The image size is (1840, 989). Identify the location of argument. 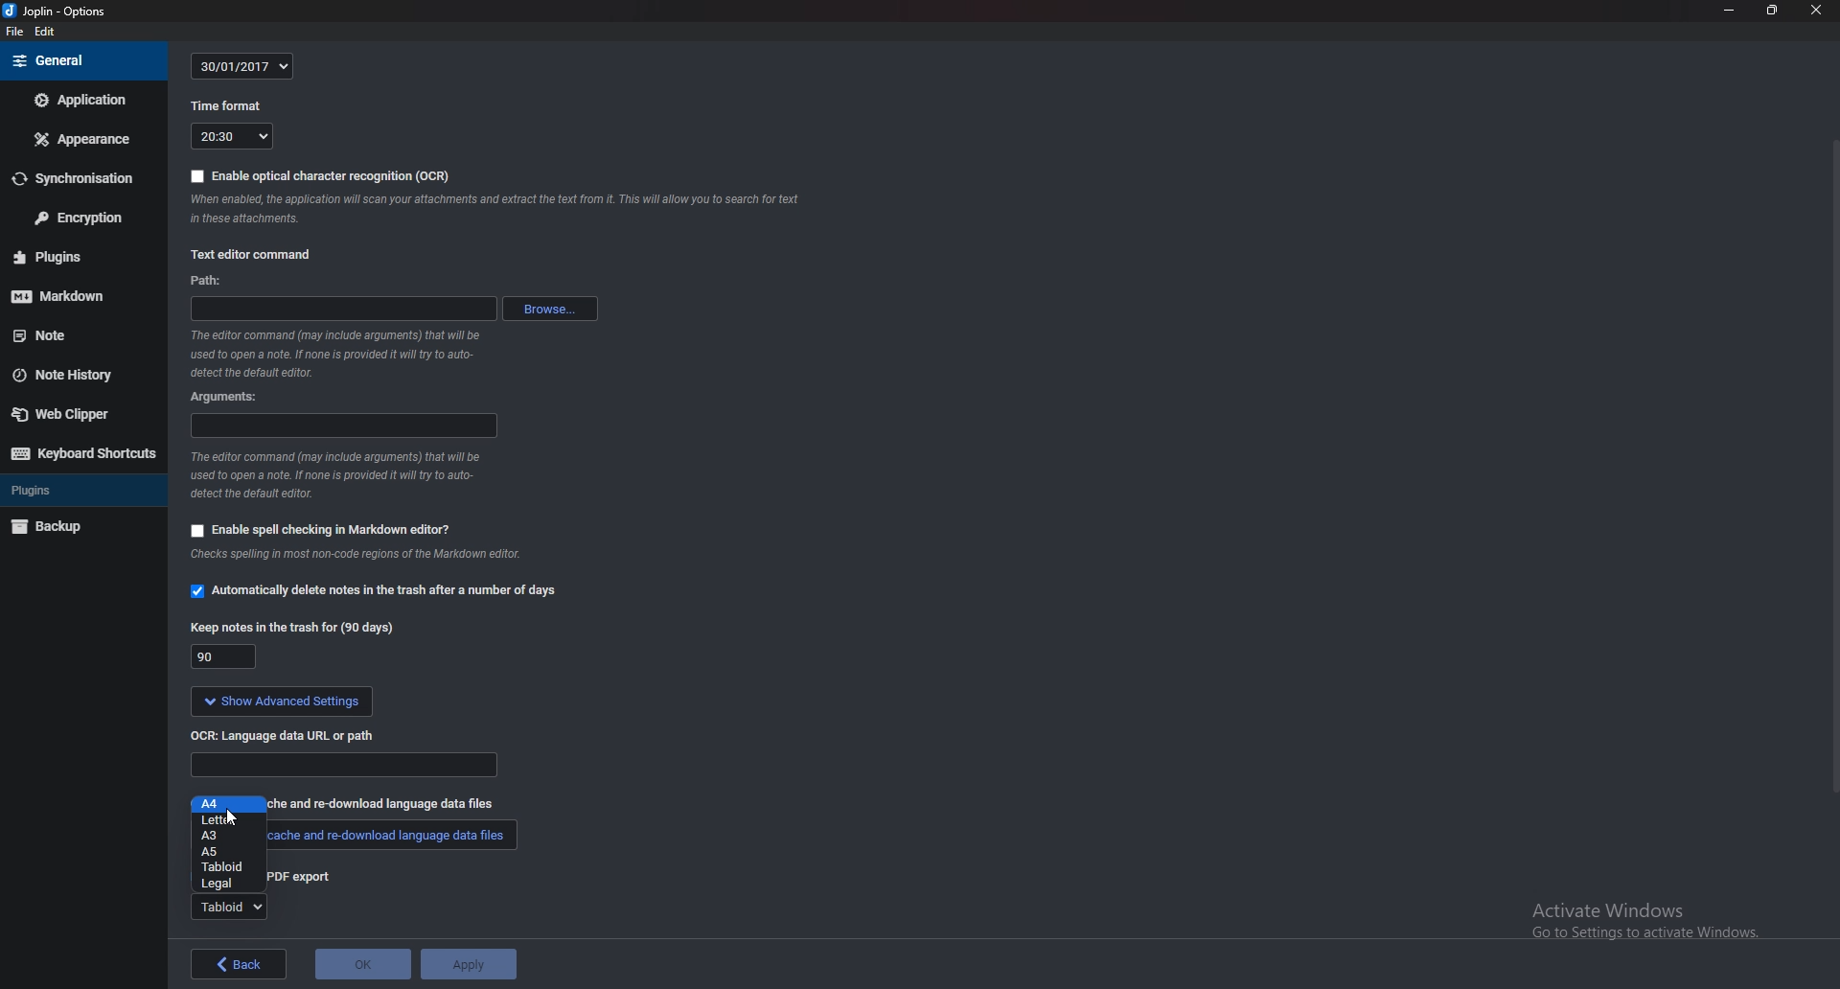
(343, 426).